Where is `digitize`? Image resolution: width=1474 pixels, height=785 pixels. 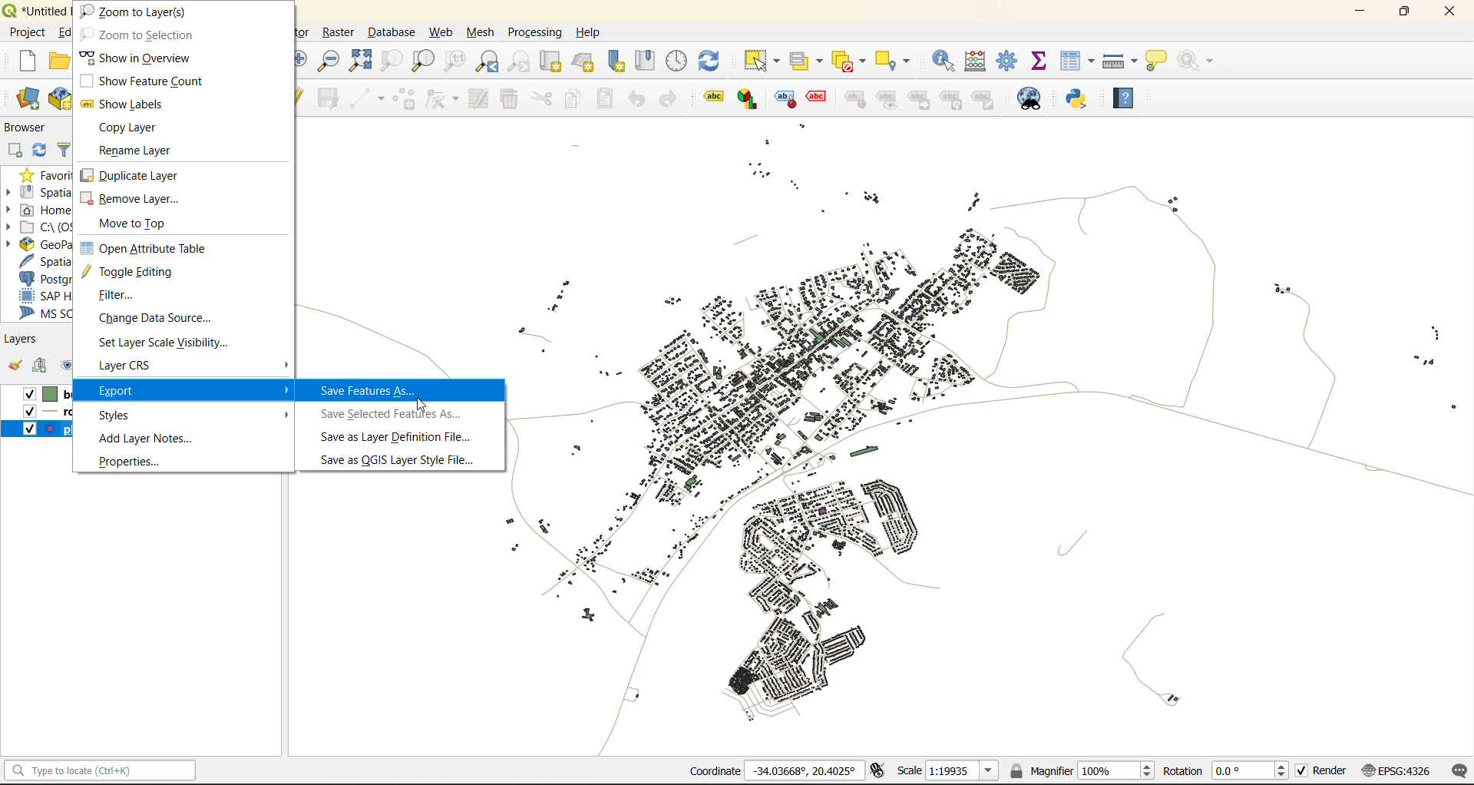
digitize is located at coordinates (365, 98).